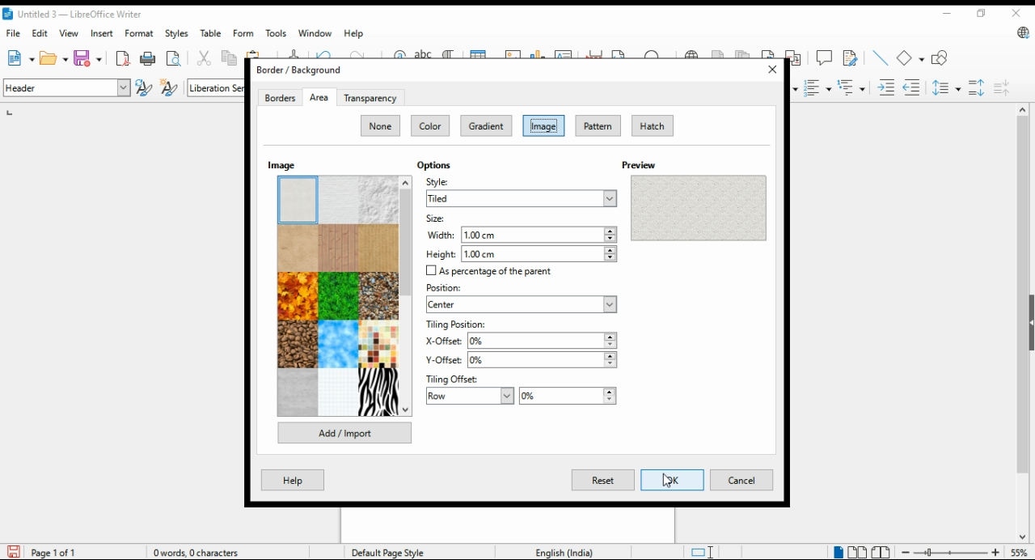 The height and width of the screenshot is (560, 1035). Describe the element at coordinates (54, 57) in the screenshot. I see `open` at that location.